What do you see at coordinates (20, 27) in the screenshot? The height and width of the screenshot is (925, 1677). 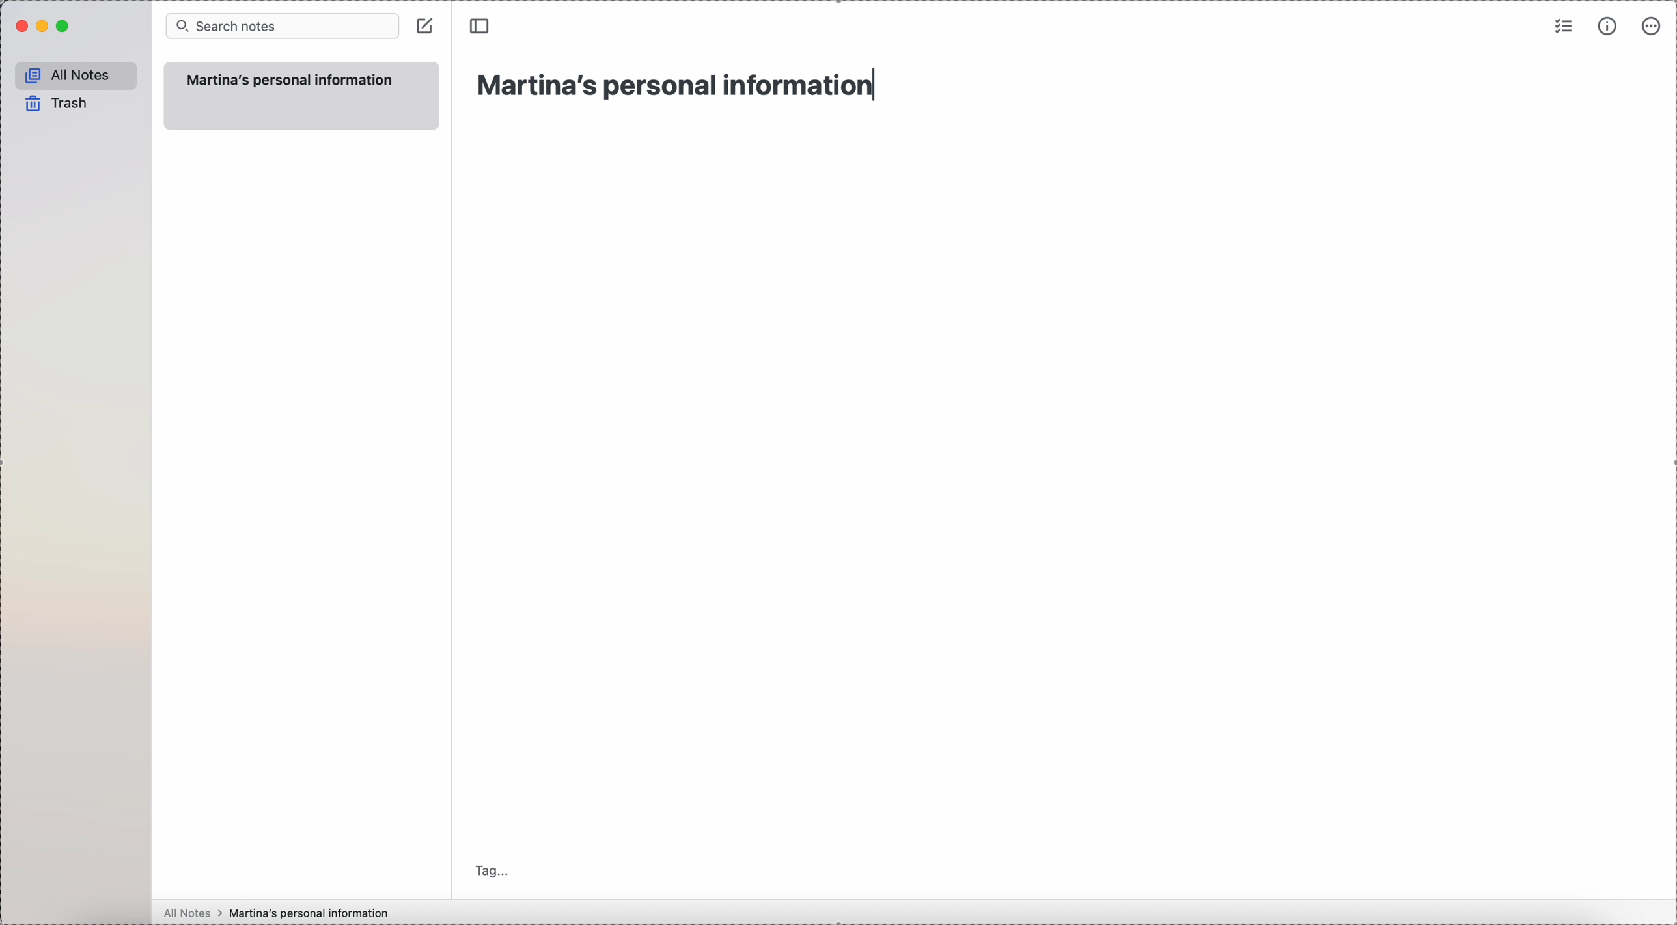 I see `close Simplenote` at bounding box center [20, 27].